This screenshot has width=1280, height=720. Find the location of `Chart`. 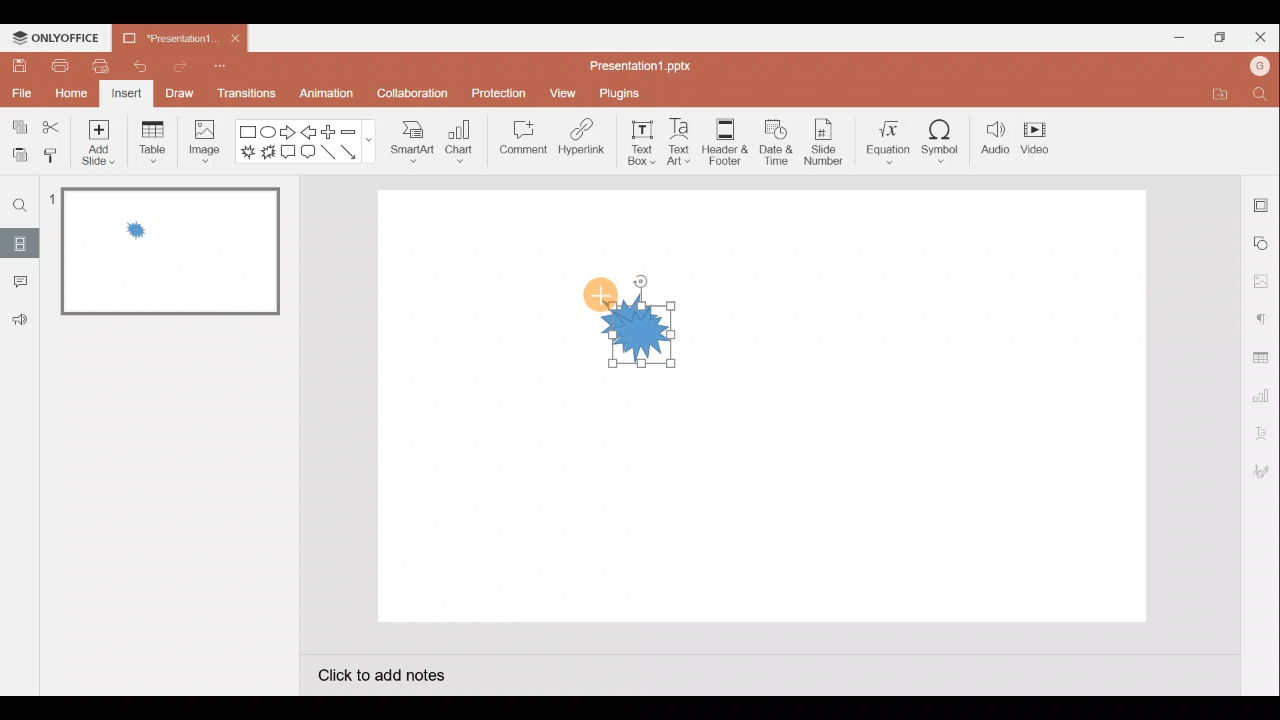

Chart is located at coordinates (465, 145).